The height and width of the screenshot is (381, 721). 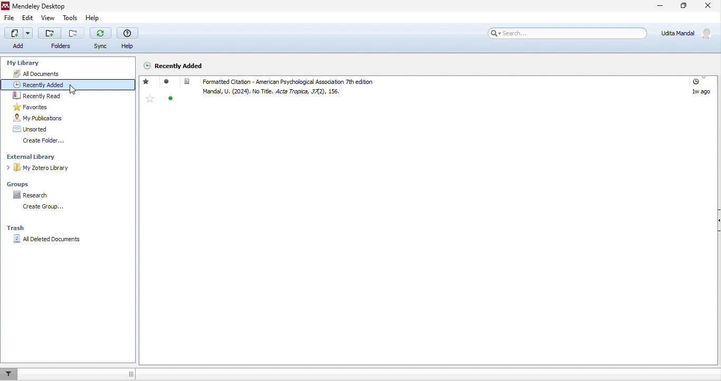 I want to click on edit, so click(x=27, y=18).